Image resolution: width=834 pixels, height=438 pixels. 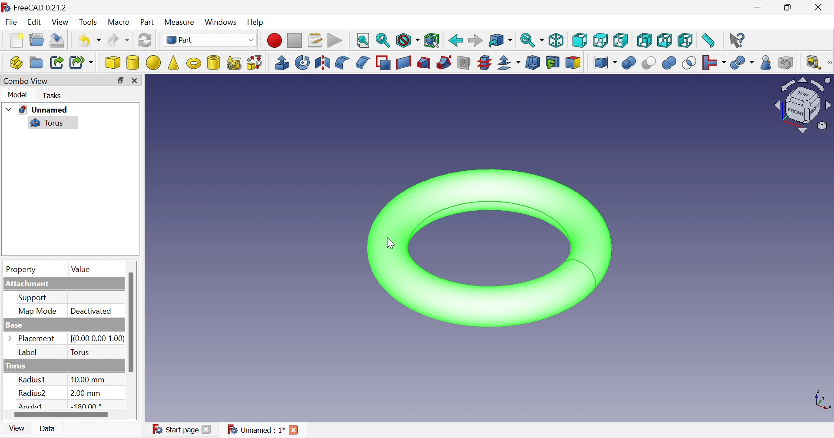 I want to click on Sub-sections, so click(x=484, y=63).